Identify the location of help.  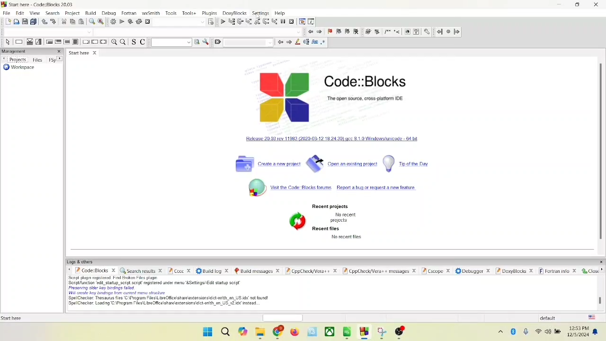
(417, 31).